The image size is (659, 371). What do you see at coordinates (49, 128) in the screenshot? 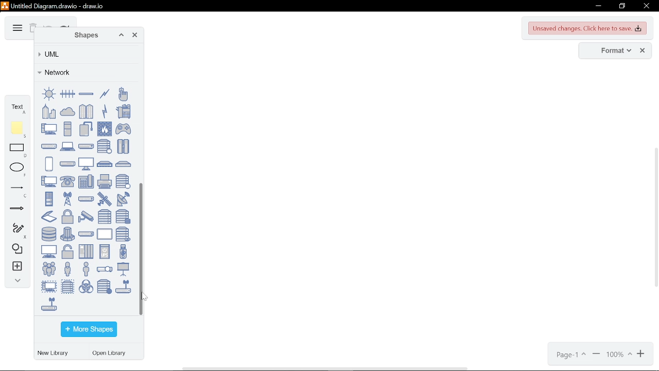
I see `PC` at bounding box center [49, 128].